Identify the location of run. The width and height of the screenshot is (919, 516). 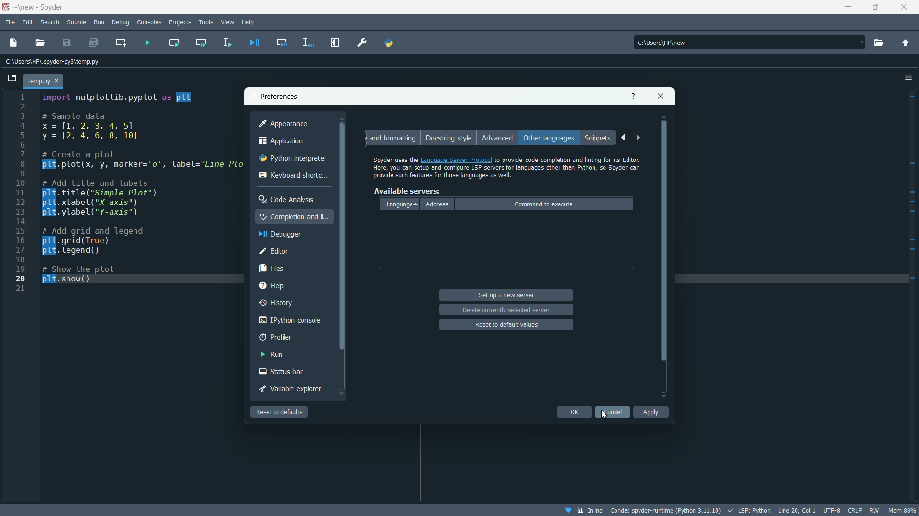
(99, 23).